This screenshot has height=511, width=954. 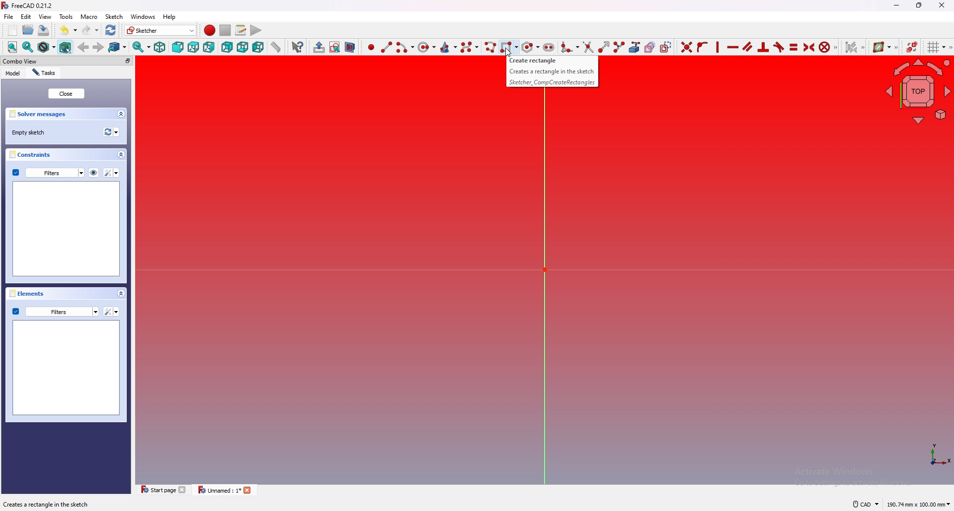 What do you see at coordinates (553, 82) in the screenshot?
I see `Sketcher_ CompCreateRectangles` at bounding box center [553, 82].